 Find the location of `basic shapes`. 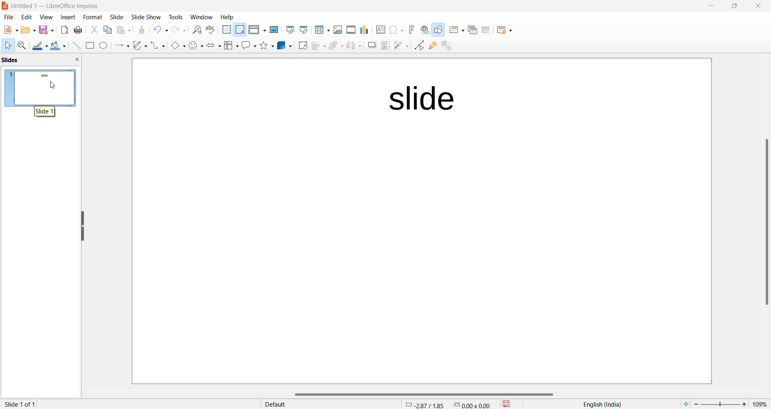

basic shapes is located at coordinates (175, 45).